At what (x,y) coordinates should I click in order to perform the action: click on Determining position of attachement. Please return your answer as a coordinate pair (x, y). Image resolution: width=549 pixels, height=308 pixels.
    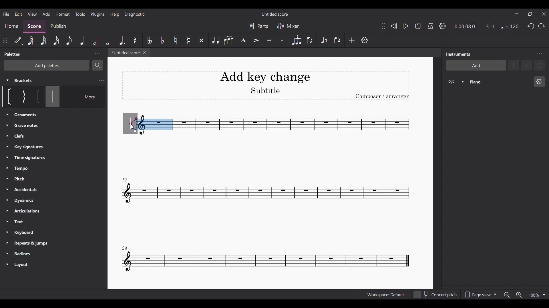
    Looking at the image, I should click on (134, 121).